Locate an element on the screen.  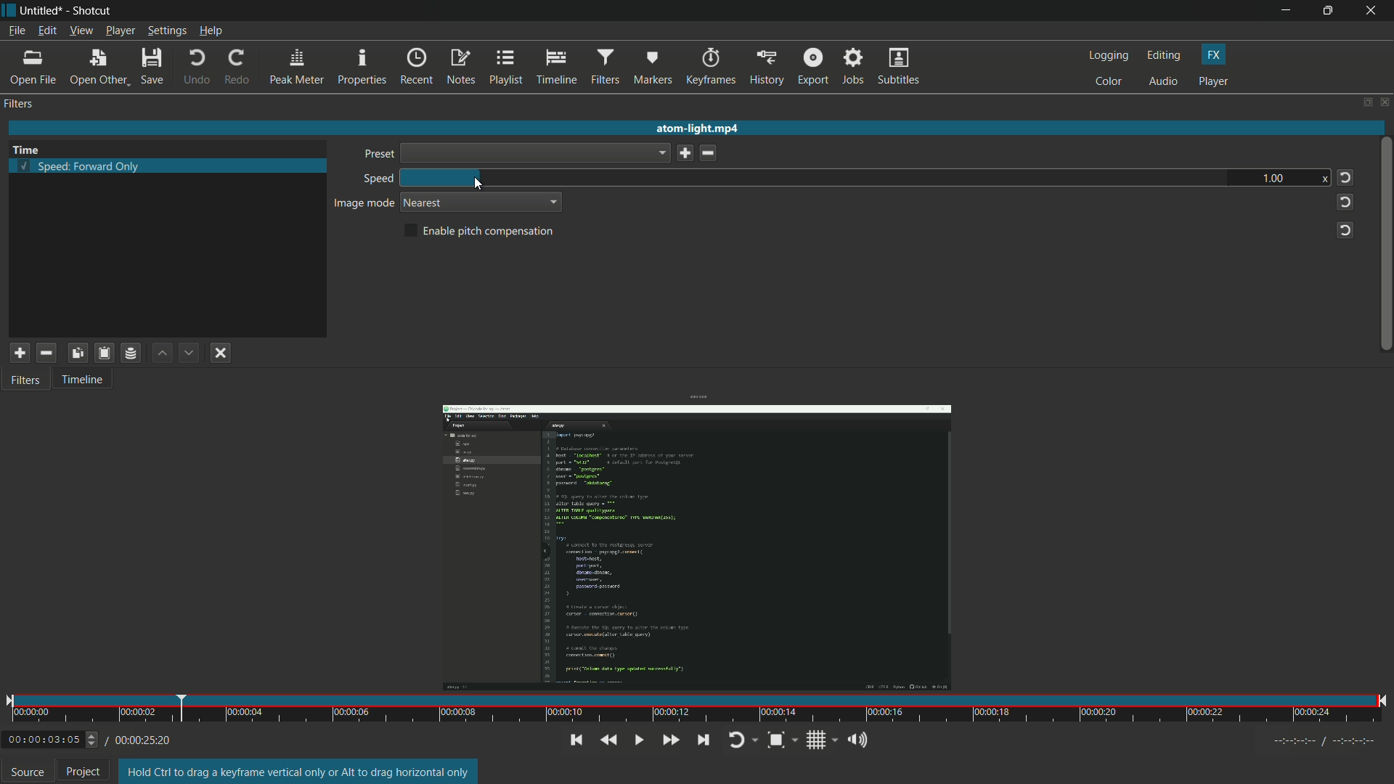
subtitles is located at coordinates (900, 68).